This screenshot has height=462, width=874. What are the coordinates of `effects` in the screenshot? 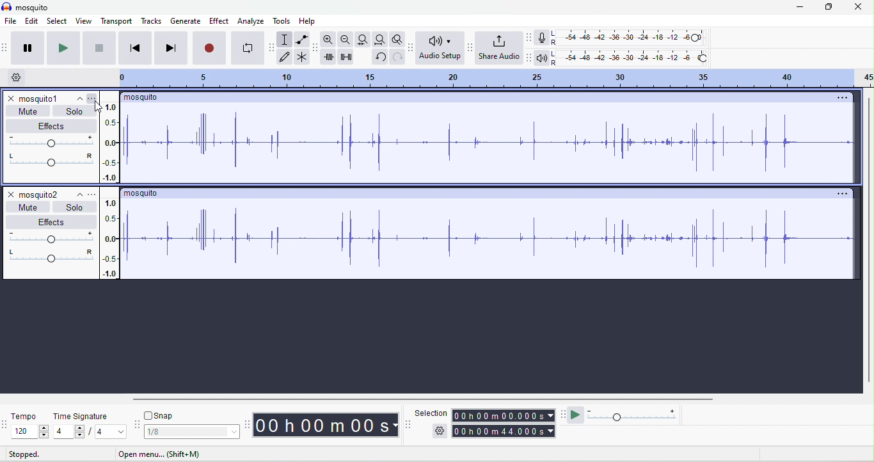 It's located at (52, 125).